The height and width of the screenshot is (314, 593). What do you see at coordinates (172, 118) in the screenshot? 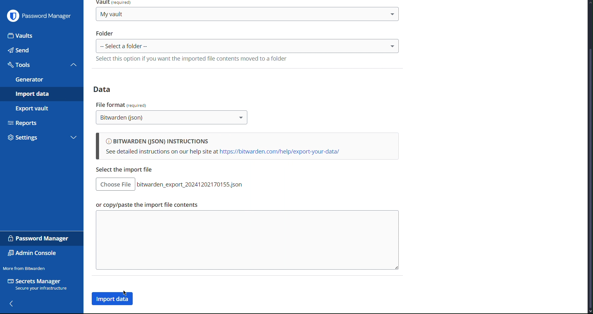
I see `Bitwarden (json)` at bounding box center [172, 118].